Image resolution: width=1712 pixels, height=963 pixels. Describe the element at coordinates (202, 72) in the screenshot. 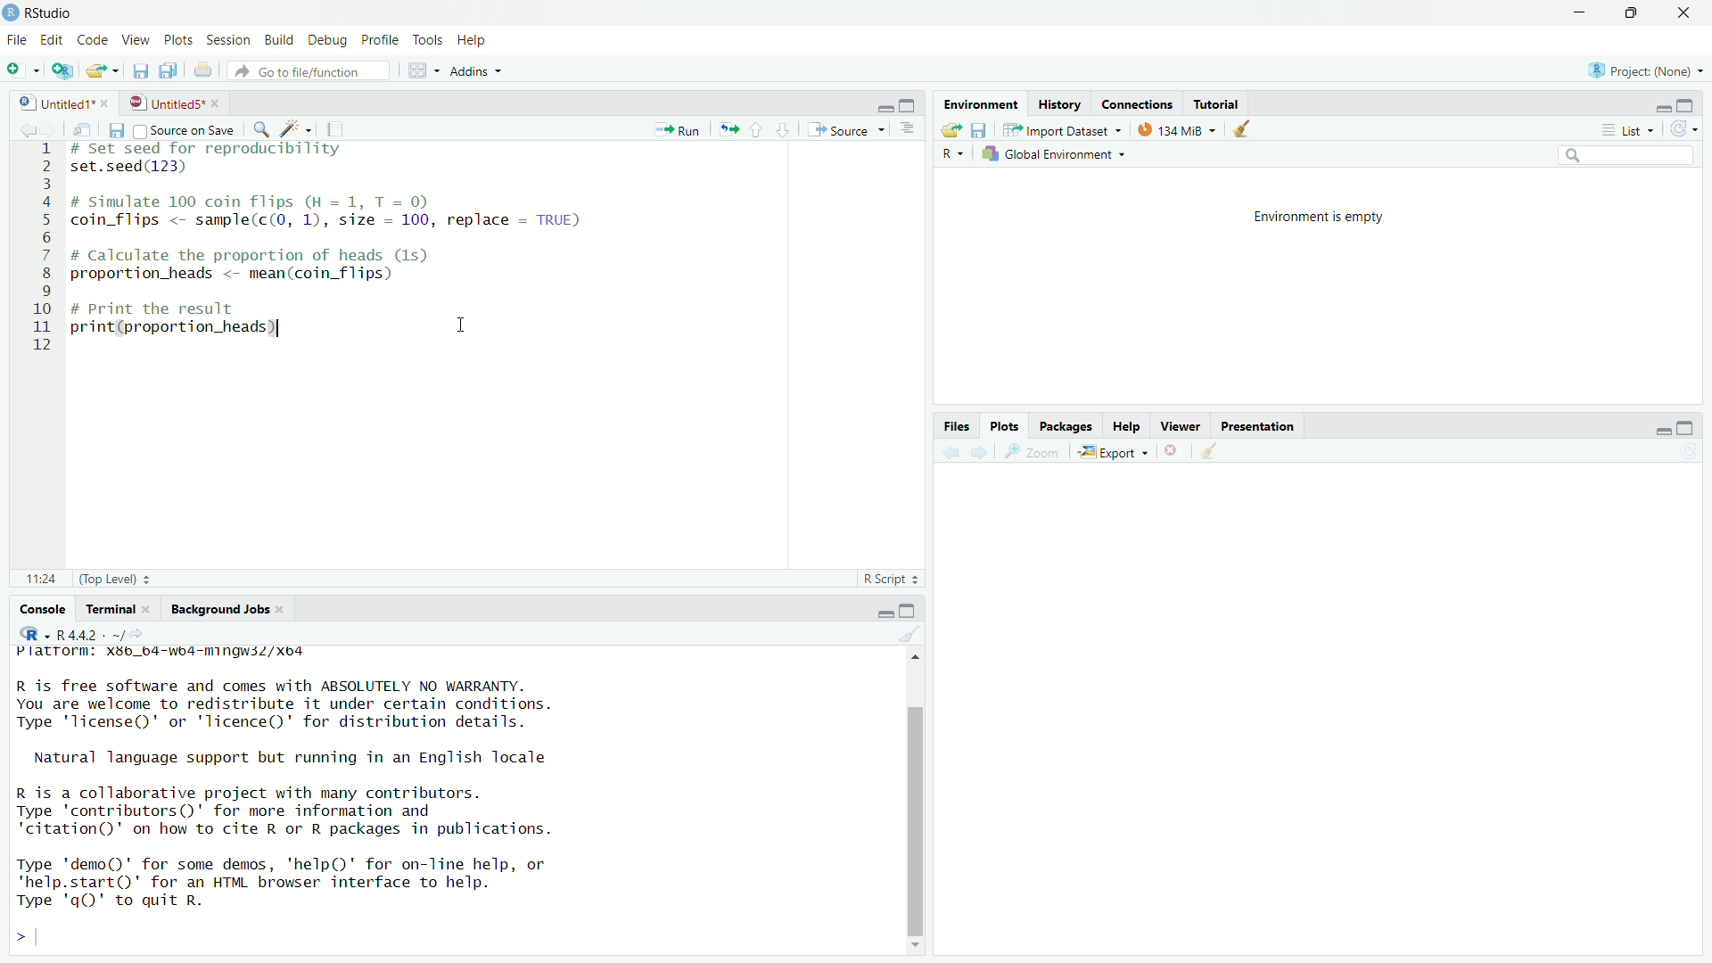

I see `print the current file` at that location.